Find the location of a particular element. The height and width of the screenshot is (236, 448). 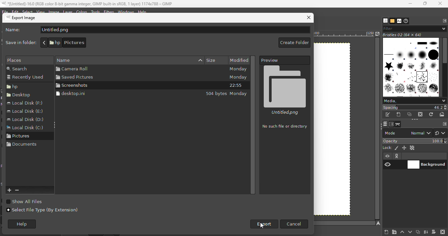

Local dsk (F:) is located at coordinates (27, 103).